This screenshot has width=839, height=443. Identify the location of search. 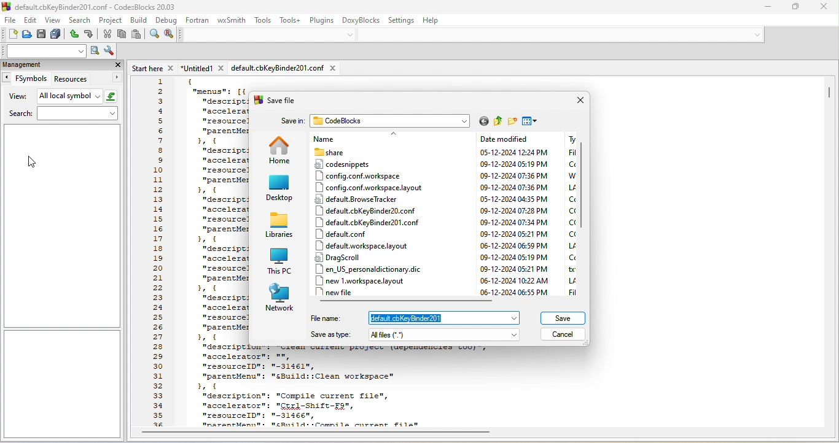
(80, 21).